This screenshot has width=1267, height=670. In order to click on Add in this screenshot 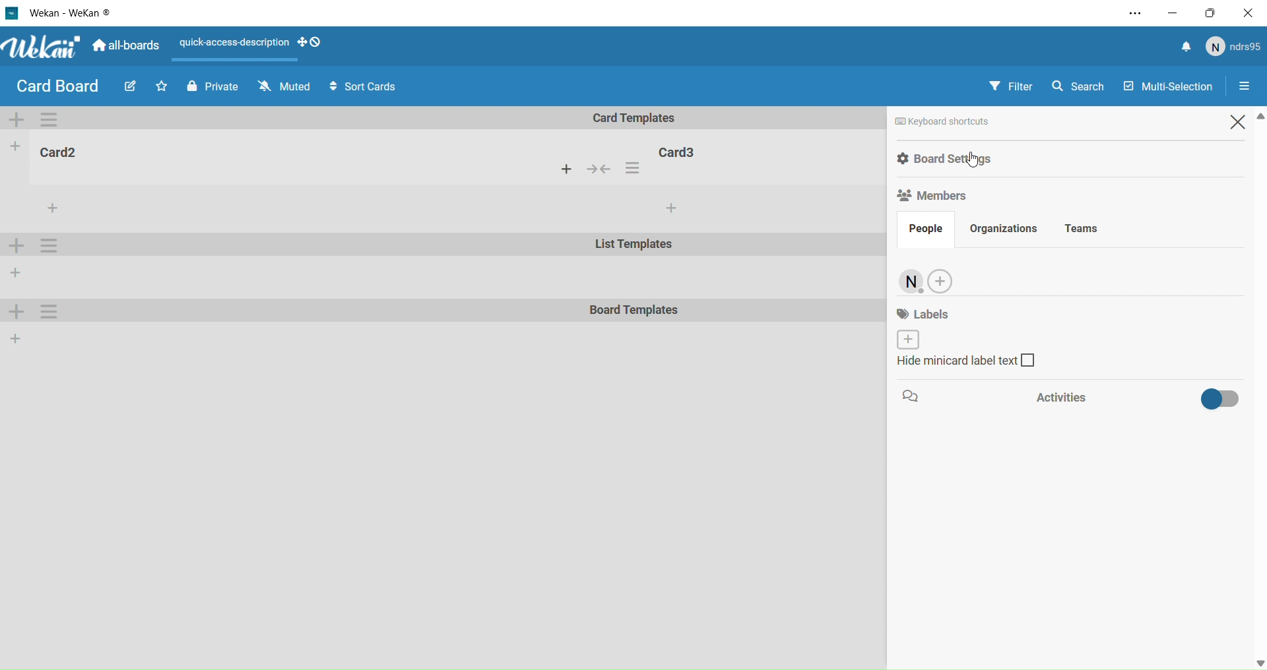, I will do `click(943, 282)`.